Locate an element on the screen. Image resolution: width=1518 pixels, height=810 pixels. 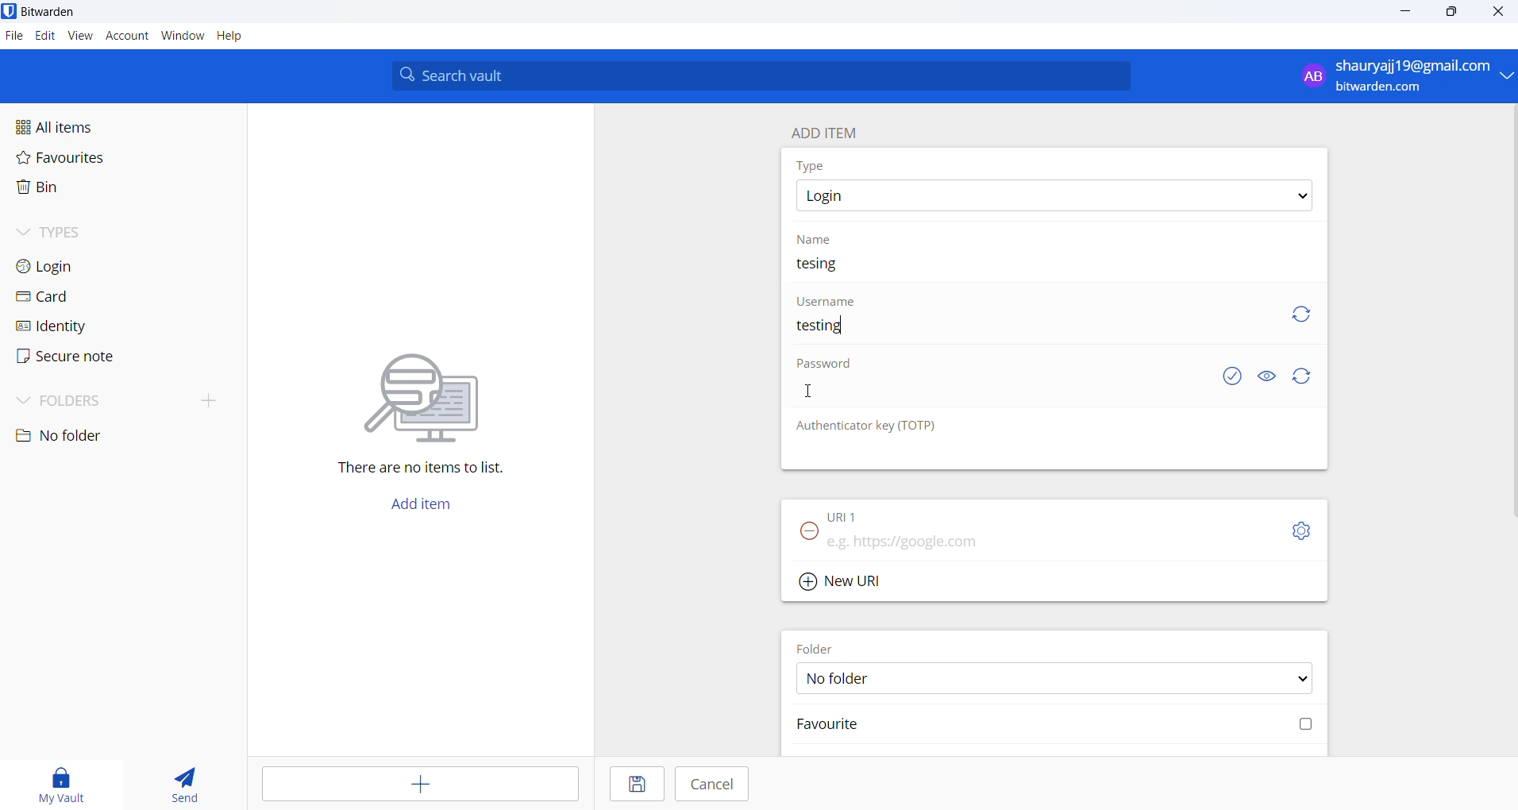
add item is located at coordinates (422, 784).